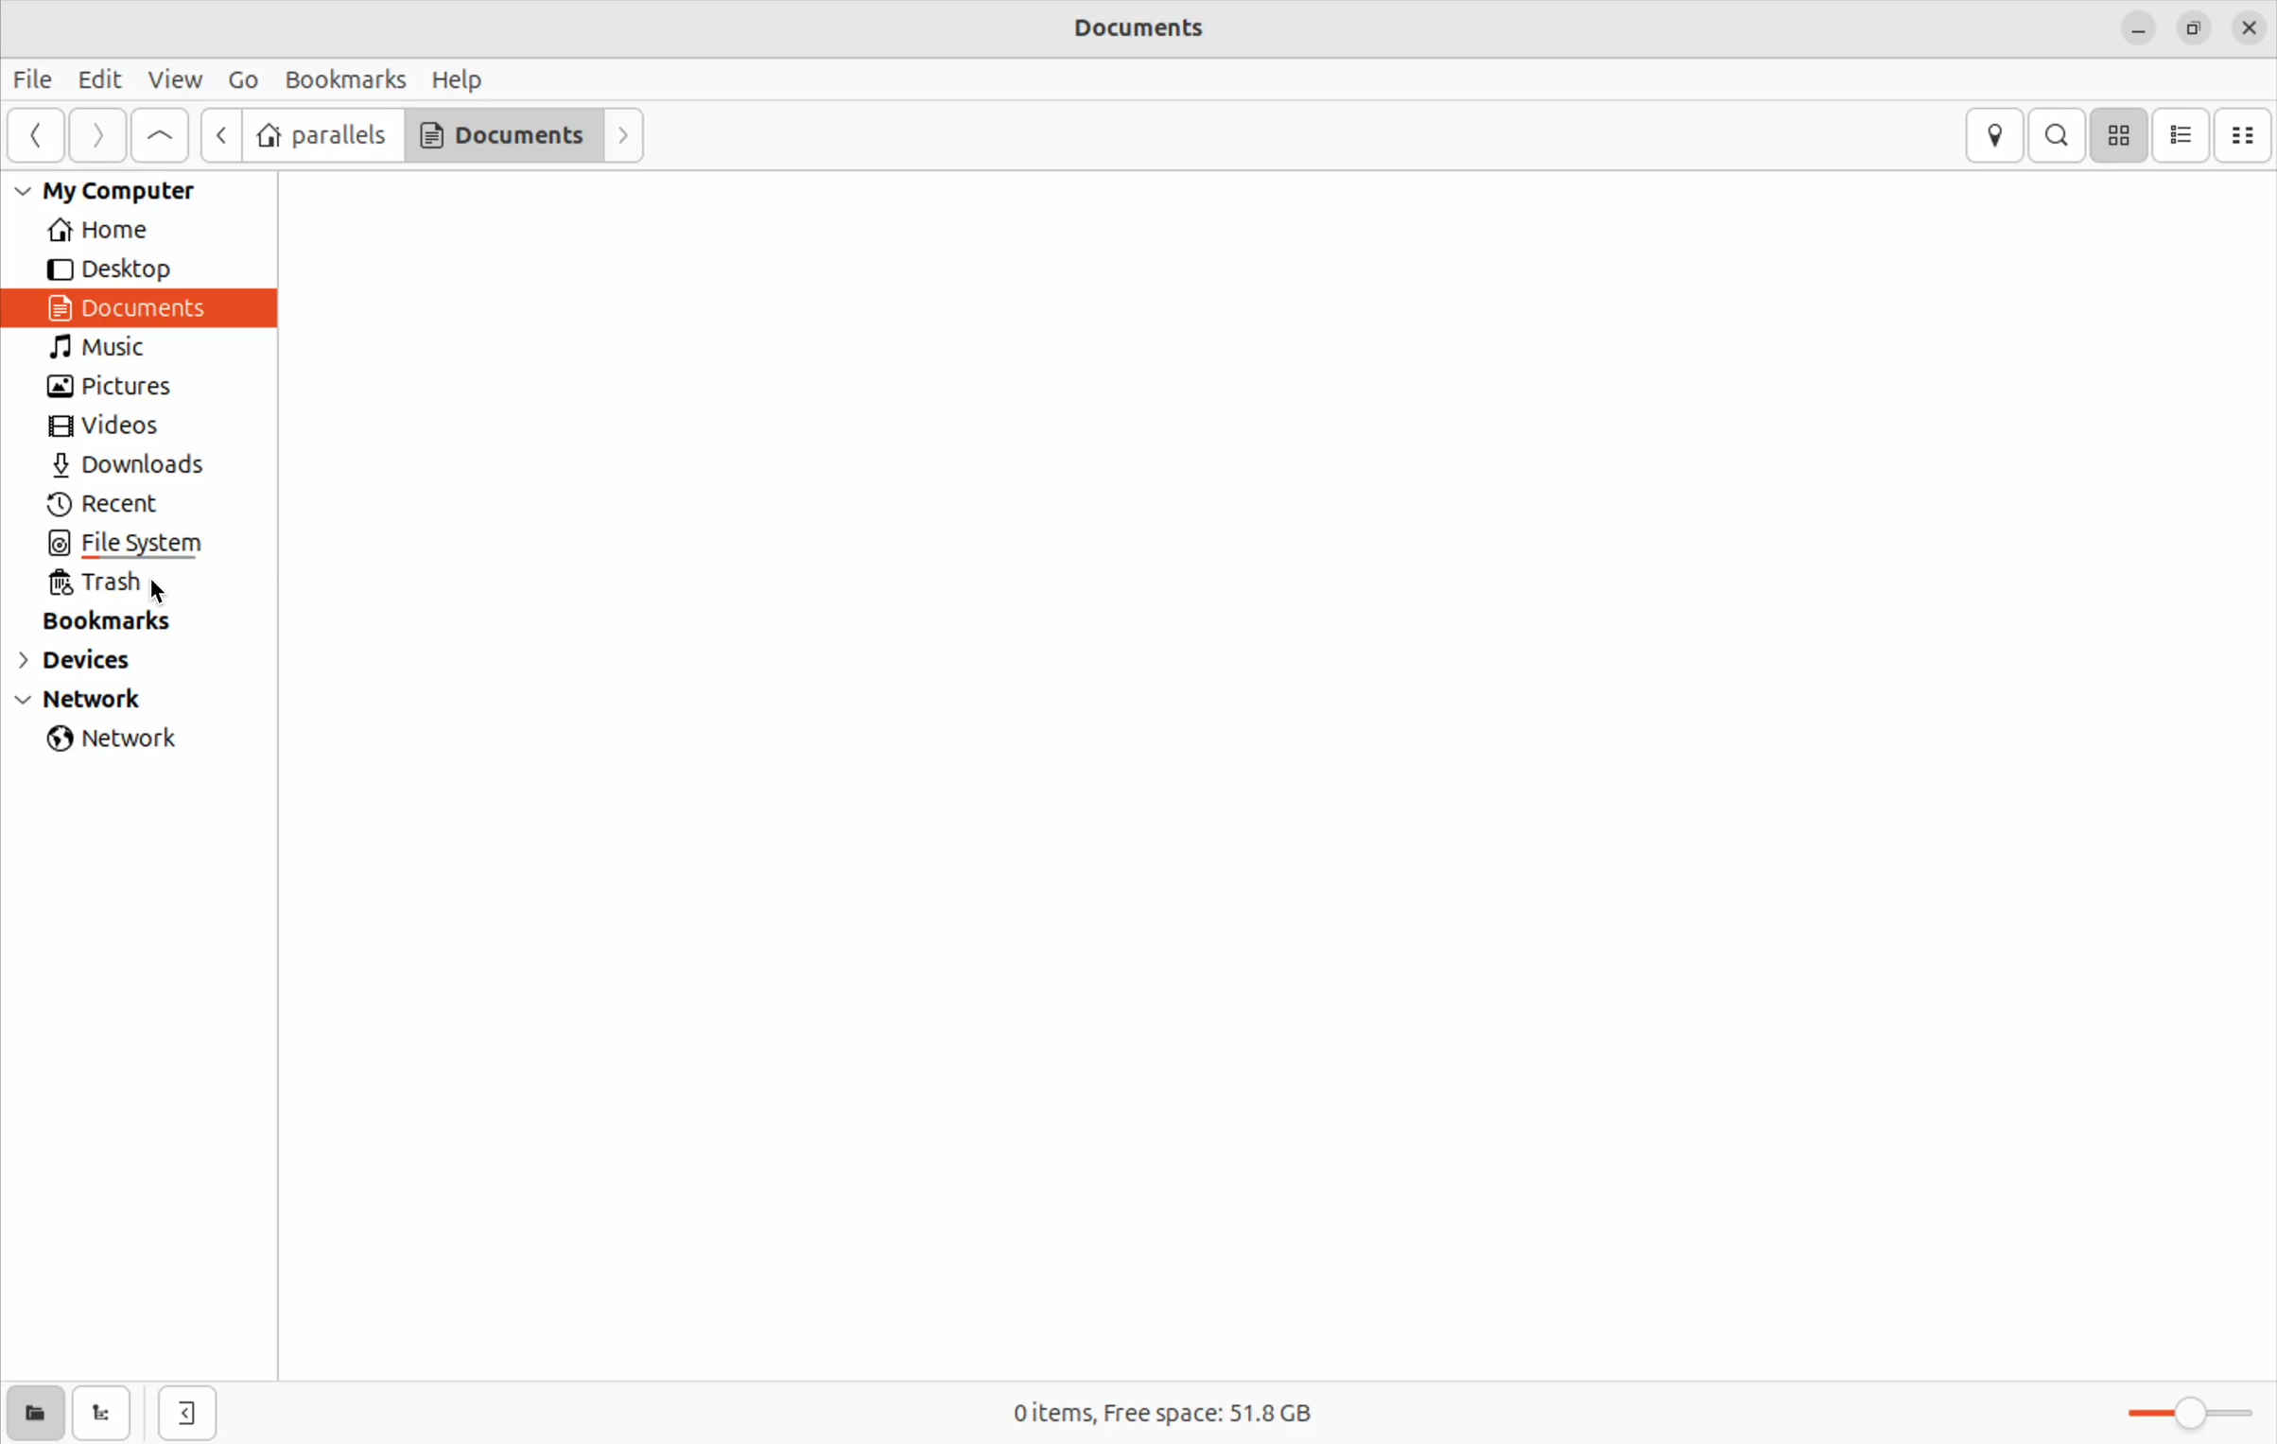 The width and height of the screenshot is (2277, 1444). What do you see at coordinates (117, 389) in the screenshot?
I see `pictures` at bounding box center [117, 389].